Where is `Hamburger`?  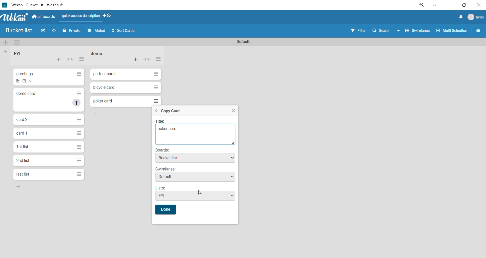 Hamburger is located at coordinates (79, 174).